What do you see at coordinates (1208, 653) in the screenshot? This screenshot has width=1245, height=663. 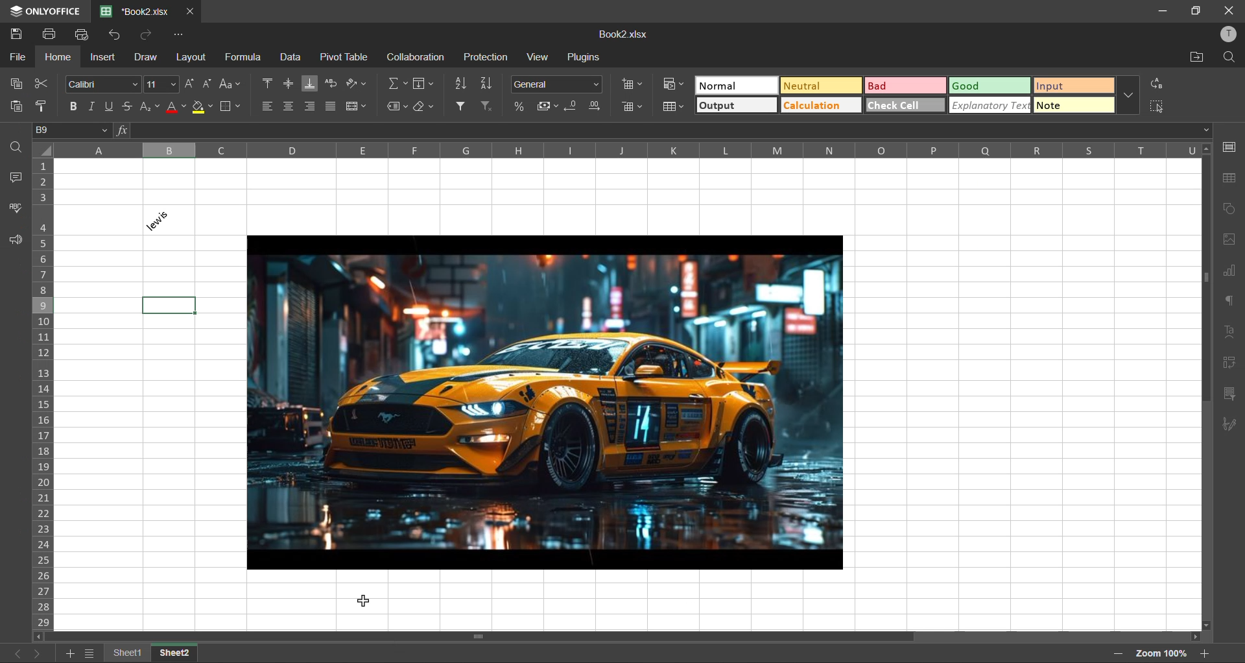 I see `zoom in` at bounding box center [1208, 653].